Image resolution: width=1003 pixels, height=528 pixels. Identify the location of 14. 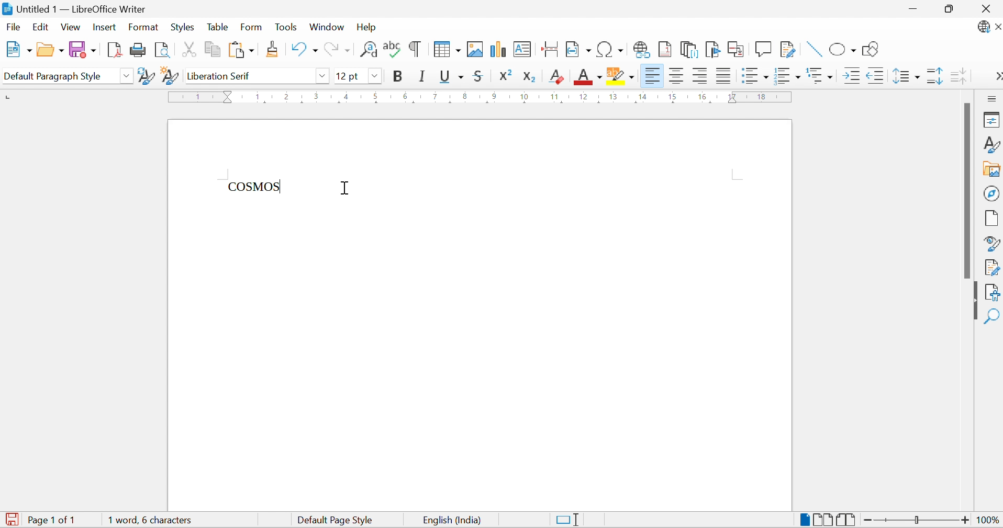
(642, 98).